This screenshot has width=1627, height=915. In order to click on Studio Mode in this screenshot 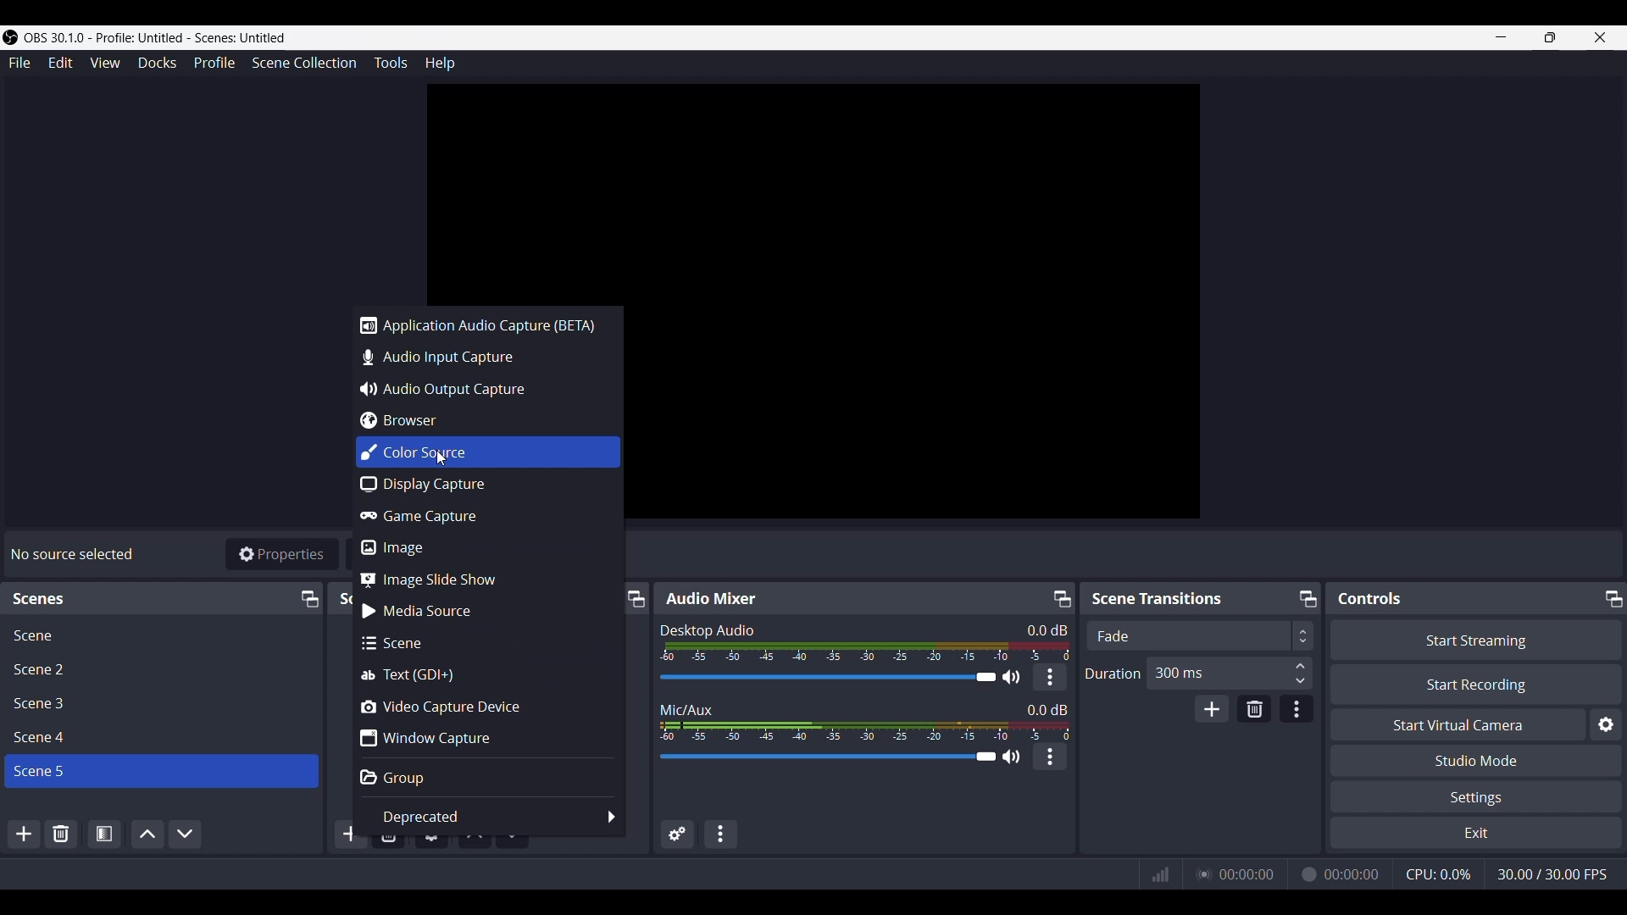, I will do `click(1477, 760)`.